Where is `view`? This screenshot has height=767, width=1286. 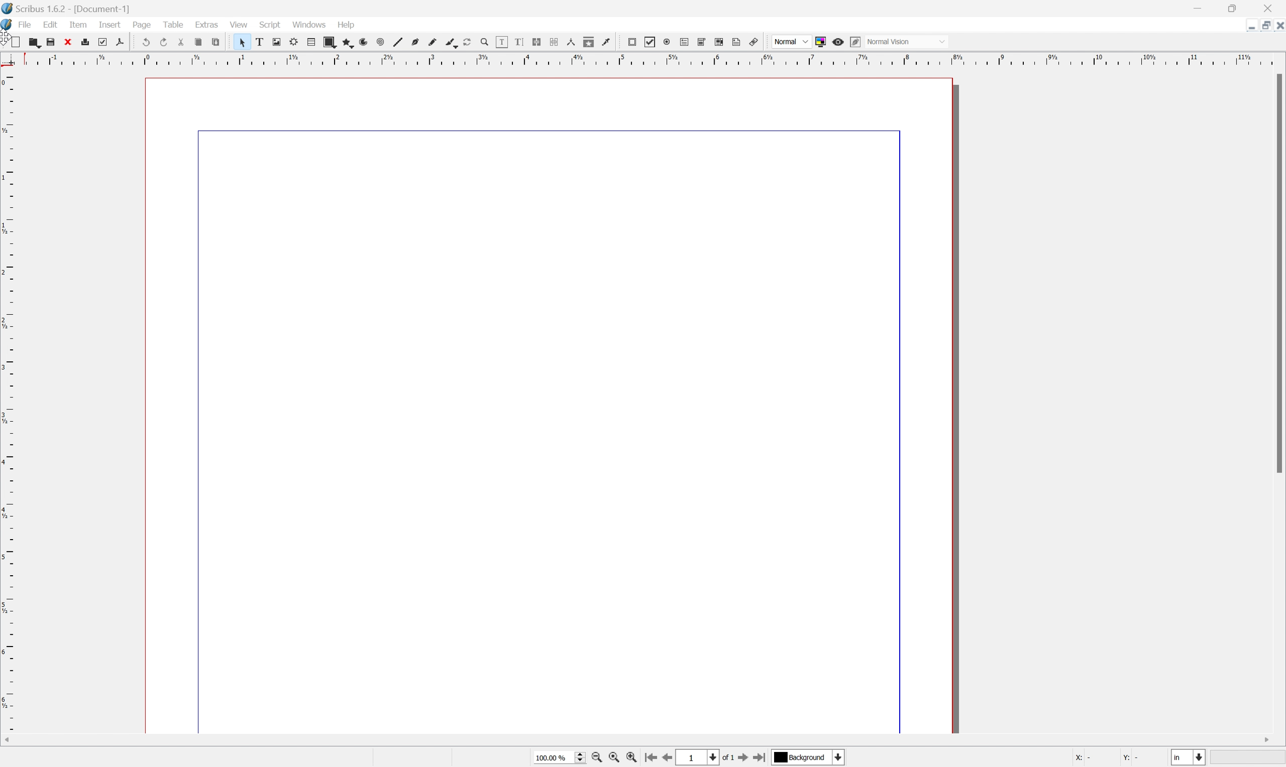
view is located at coordinates (240, 24).